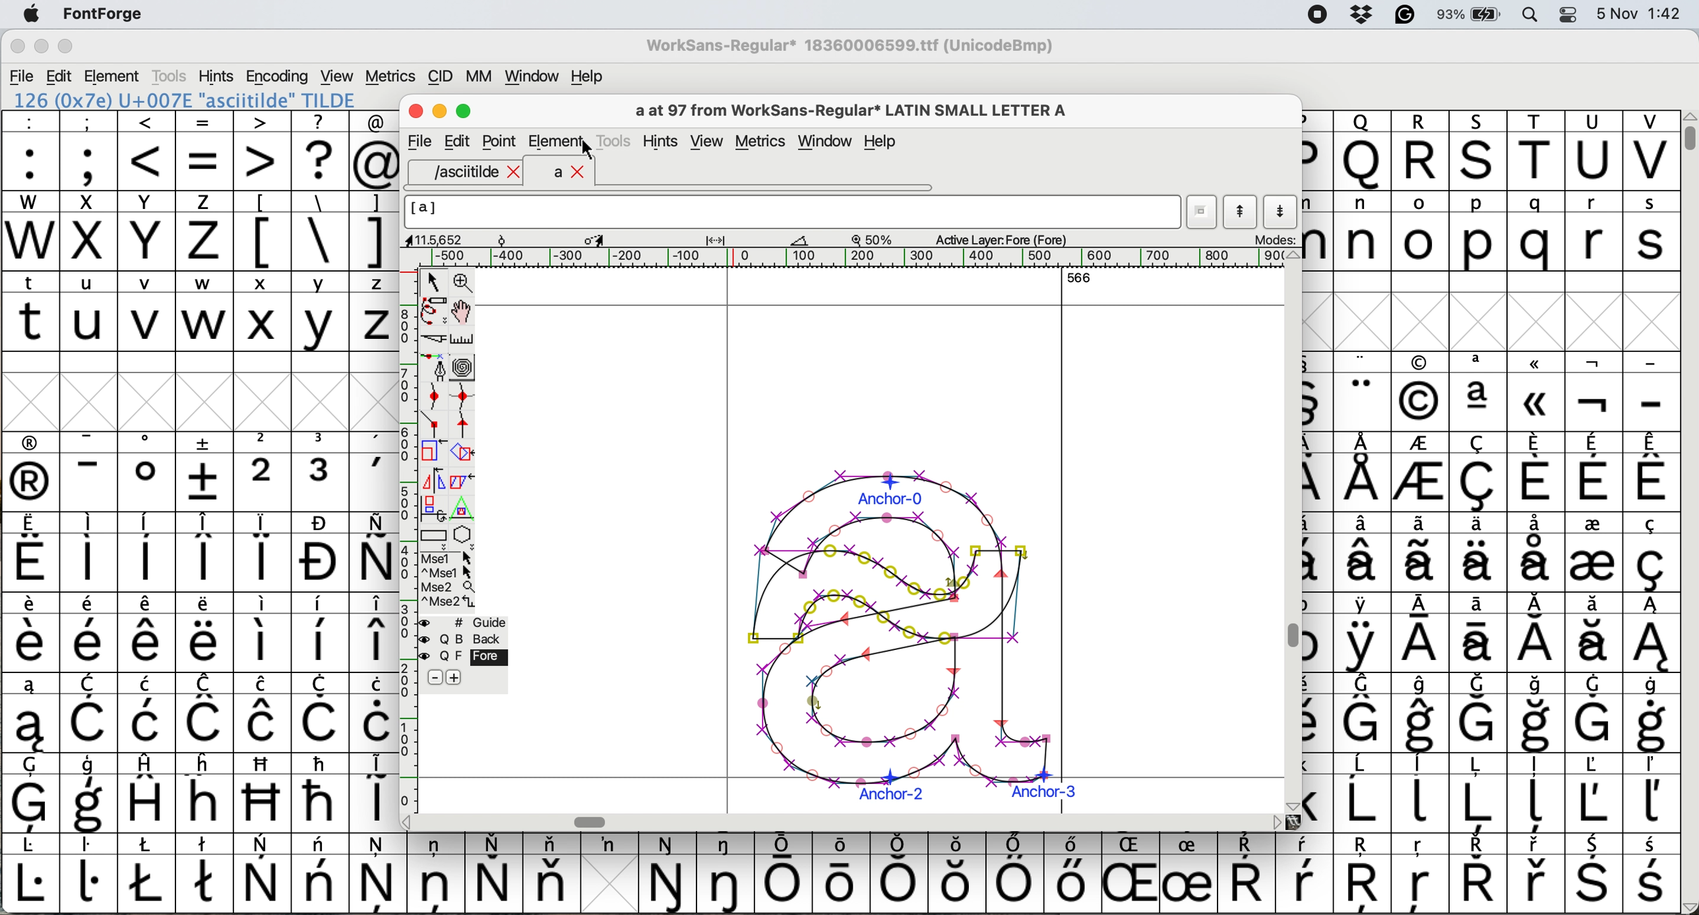 The height and width of the screenshot is (915, 1699). Describe the element at coordinates (462, 509) in the screenshot. I see `perform a perspective transformation on selection` at that location.